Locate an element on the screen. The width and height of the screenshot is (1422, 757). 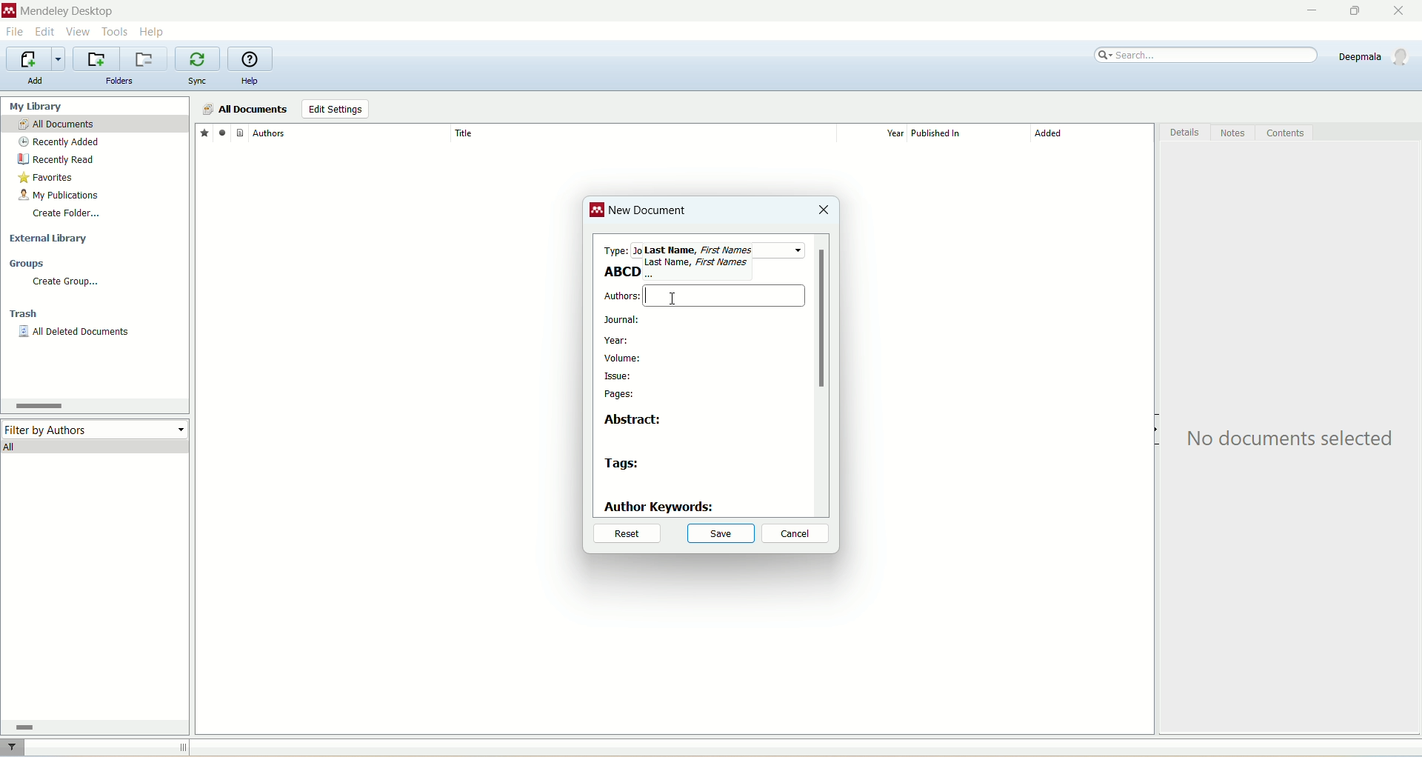
edit is located at coordinates (44, 32).